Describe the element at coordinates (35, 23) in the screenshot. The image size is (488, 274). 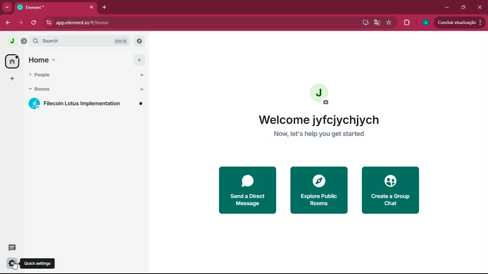
I see `refresh` at that location.